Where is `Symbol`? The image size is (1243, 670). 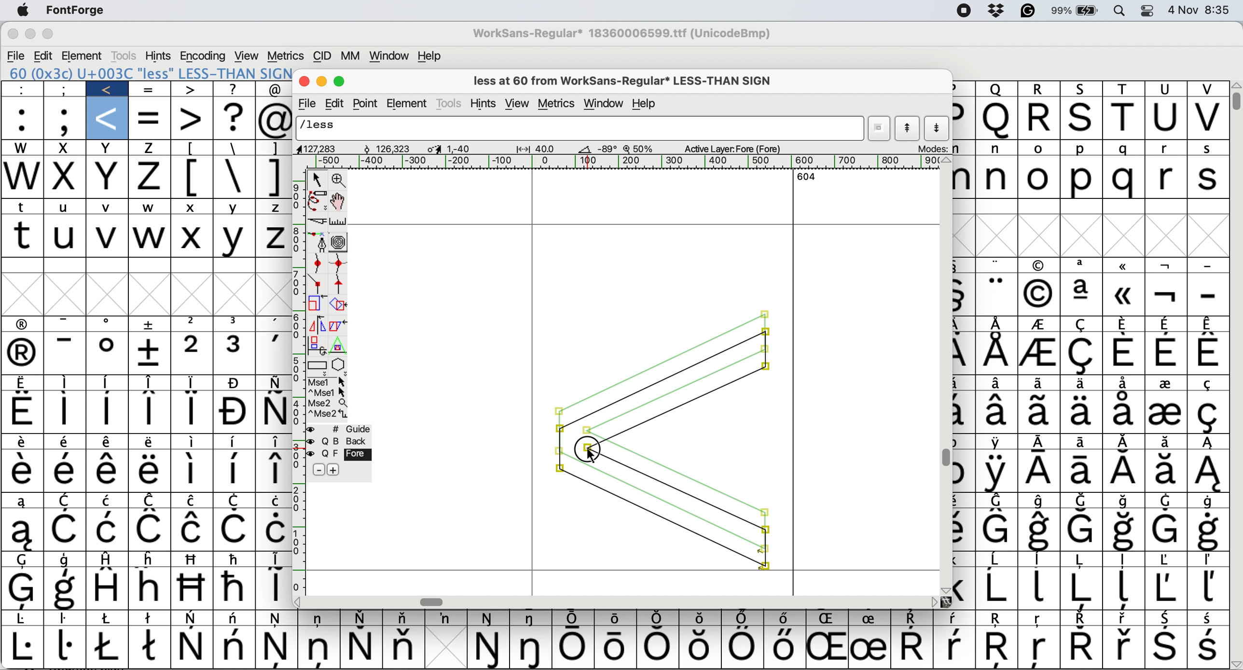
Symbol is located at coordinates (998, 501).